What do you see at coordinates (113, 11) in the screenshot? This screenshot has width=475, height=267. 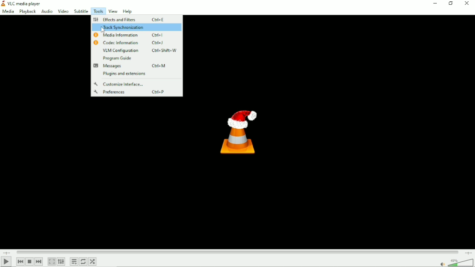 I see `View` at bounding box center [113, 11].